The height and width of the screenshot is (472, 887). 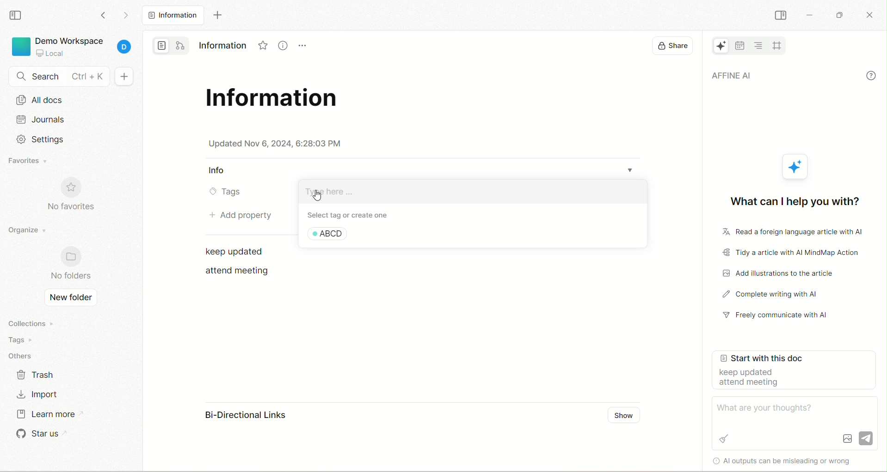 I want to click on tidy the article with AI mindmap action, so click(x=792, y=254).